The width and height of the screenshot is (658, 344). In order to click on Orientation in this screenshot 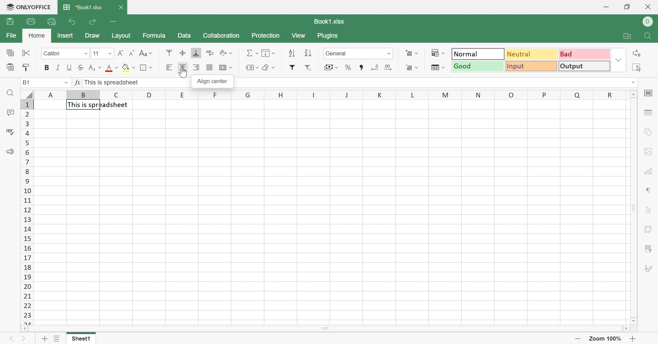, I will do `click(223, 53)`.